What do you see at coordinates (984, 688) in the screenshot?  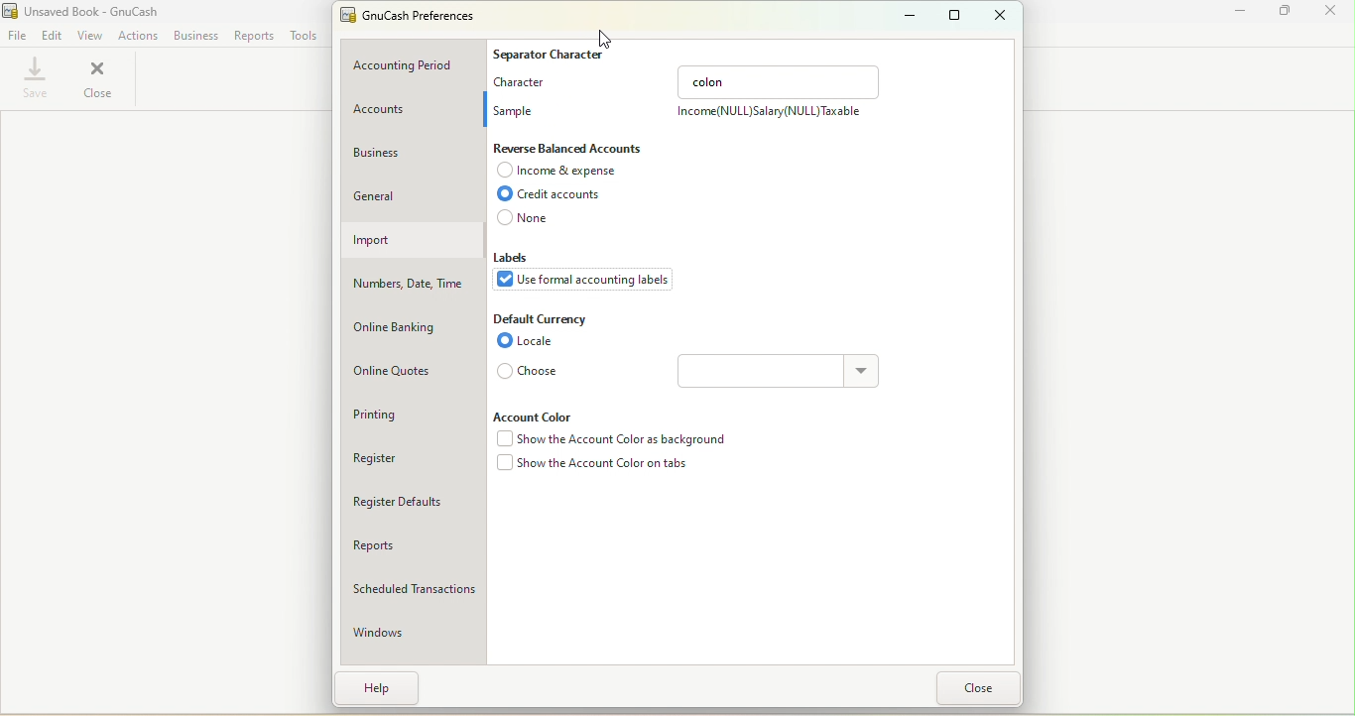 I see `Close` at bounding box center [984, 688].